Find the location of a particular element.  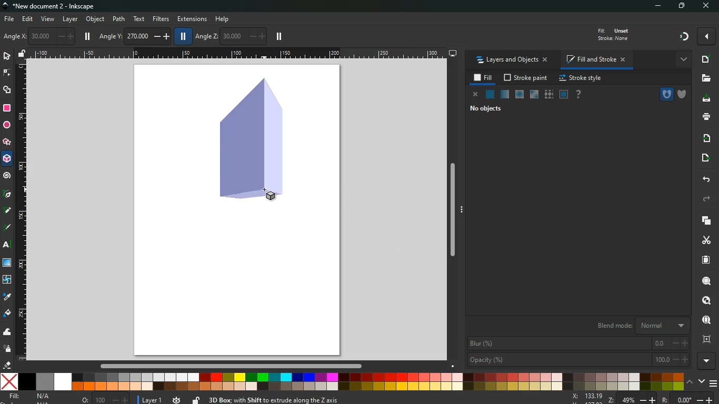

cancel is located at coordinates (474, 95).